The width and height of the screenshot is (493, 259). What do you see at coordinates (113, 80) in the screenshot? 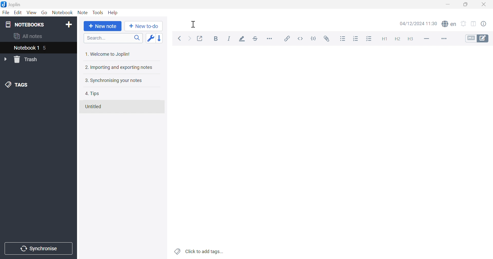
I see `3. Synchronising your notes` at bounding box center [113, 80].